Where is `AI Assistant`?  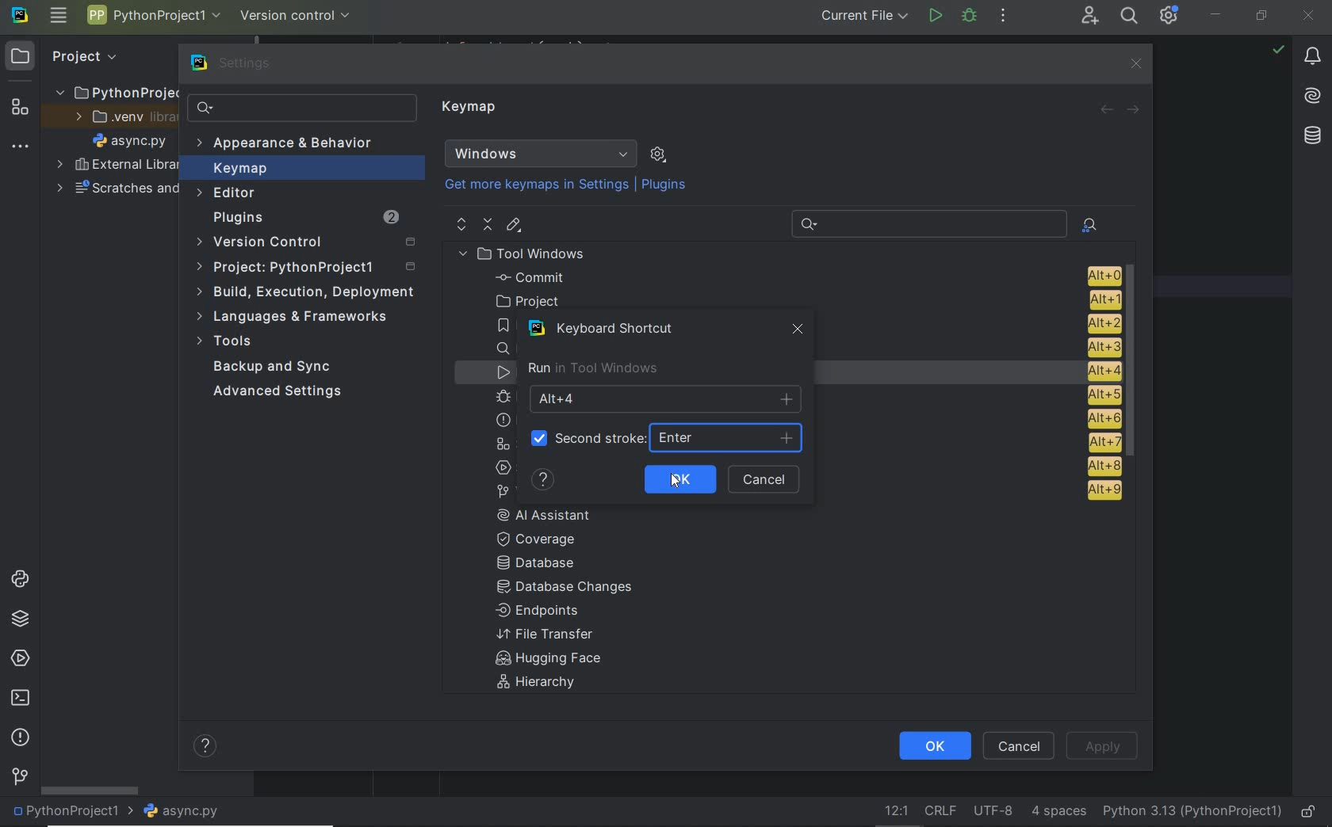
AI Assistant is located at coordinates (555, 515).